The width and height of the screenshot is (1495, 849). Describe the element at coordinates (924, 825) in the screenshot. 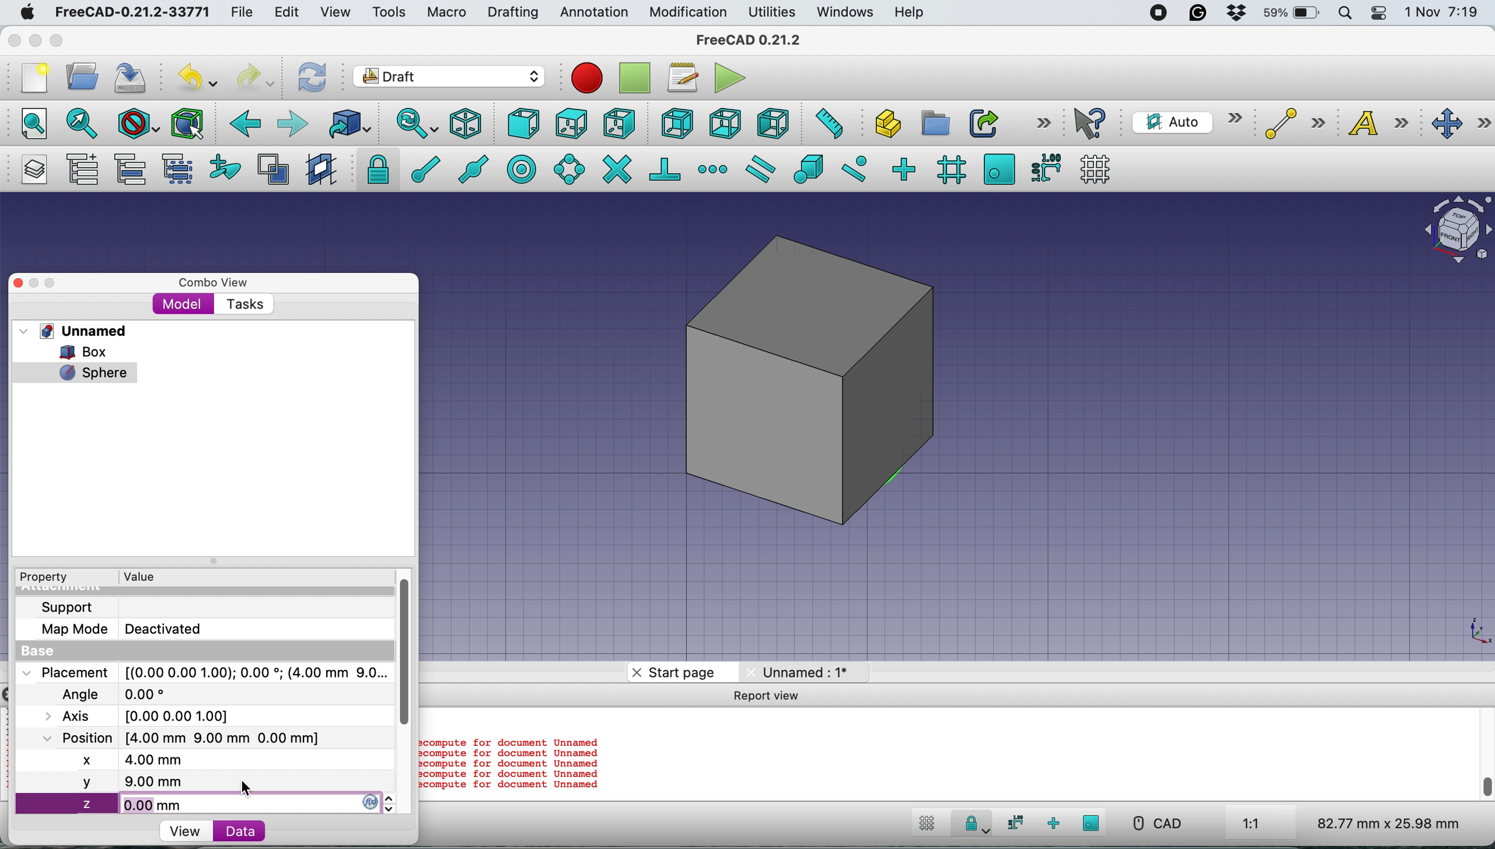

I see `toggle grid` at that location.